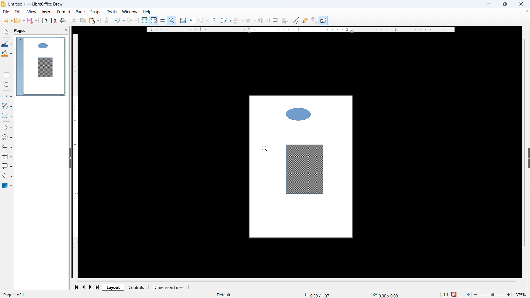  I want to click on Print , so click(63, 20).